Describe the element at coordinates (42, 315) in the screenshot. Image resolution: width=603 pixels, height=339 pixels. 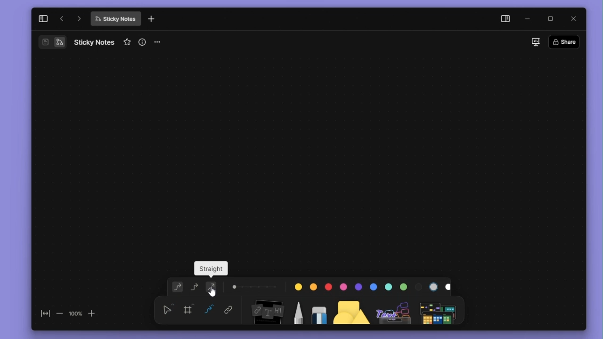
I see `fit to screen` at that location.